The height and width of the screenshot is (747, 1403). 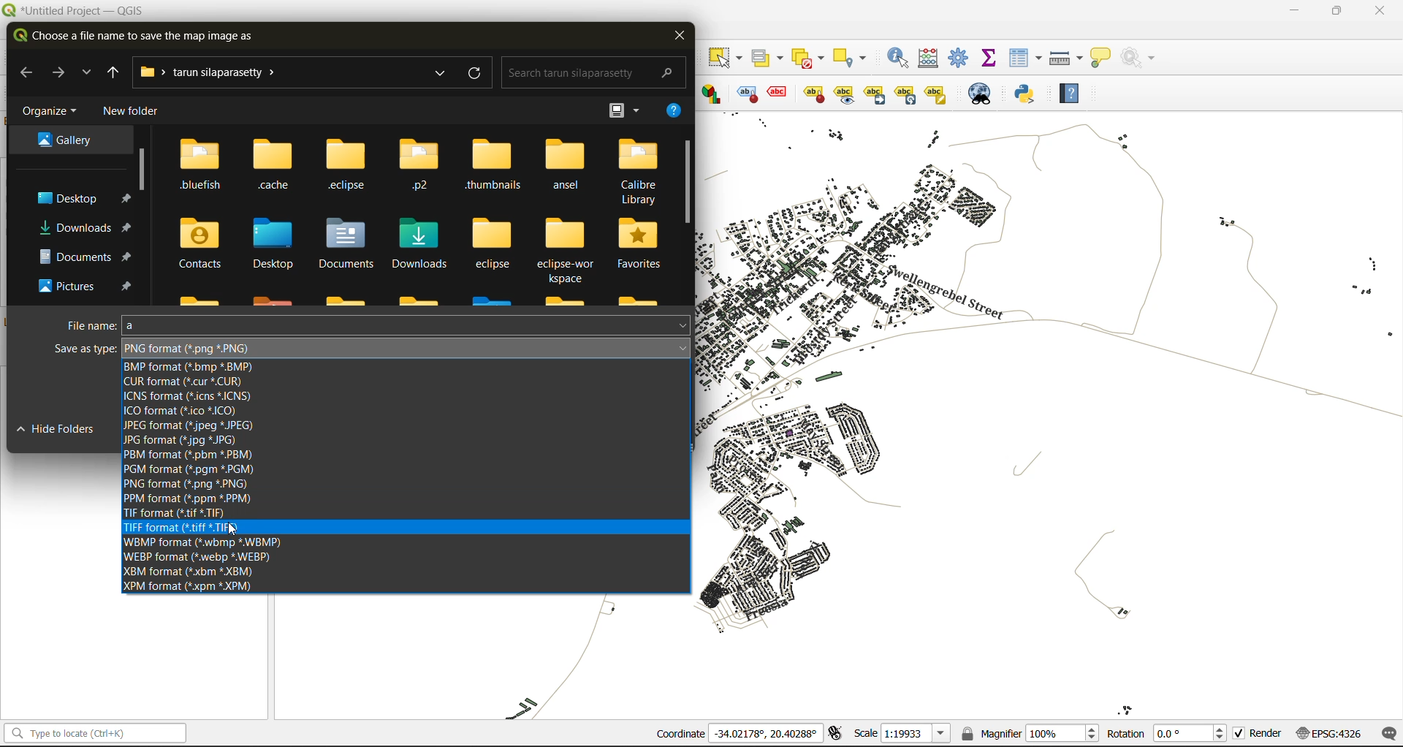 What do you see at coordinates (737, 735) in the screenshot?
I see `coordinates` at bounding box center [737, 735].